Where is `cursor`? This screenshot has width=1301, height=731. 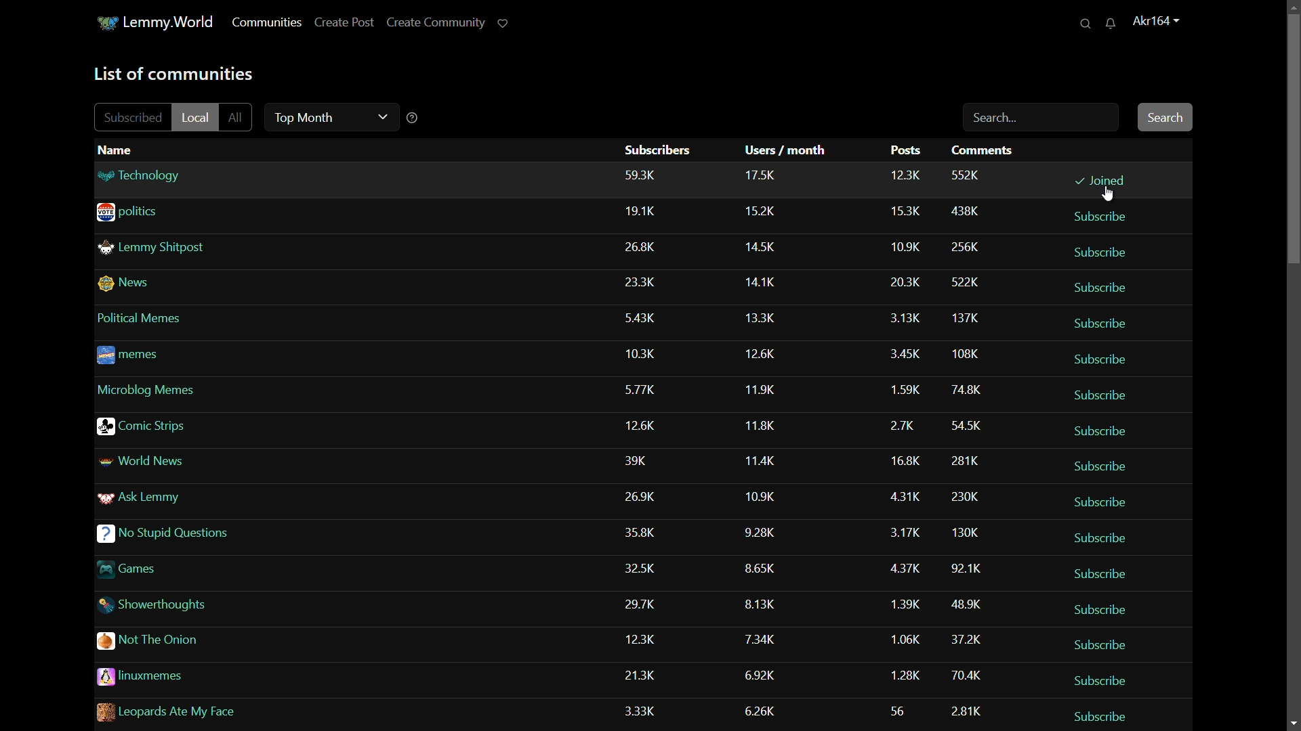
cursor is located at coordinates (1107, 196).